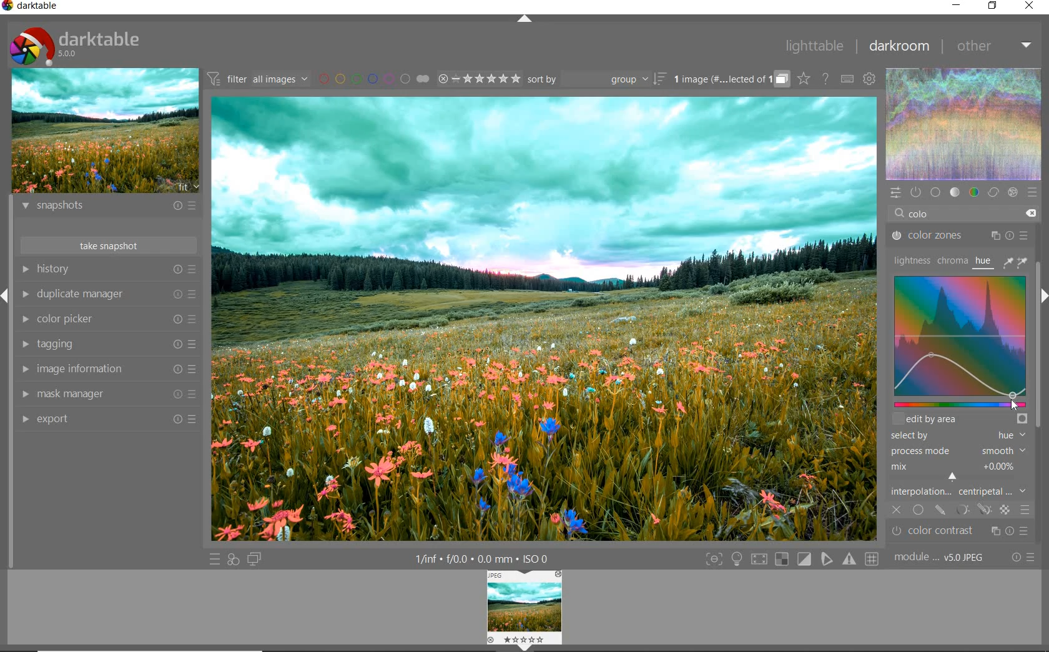 The width and height of the screenshot is (1049, 652). What do you see at coordinates (481, 558) in the screenshot?
I see `1/inf*f/0.0 mm*ISO 0` at bounding box center [481, 558].